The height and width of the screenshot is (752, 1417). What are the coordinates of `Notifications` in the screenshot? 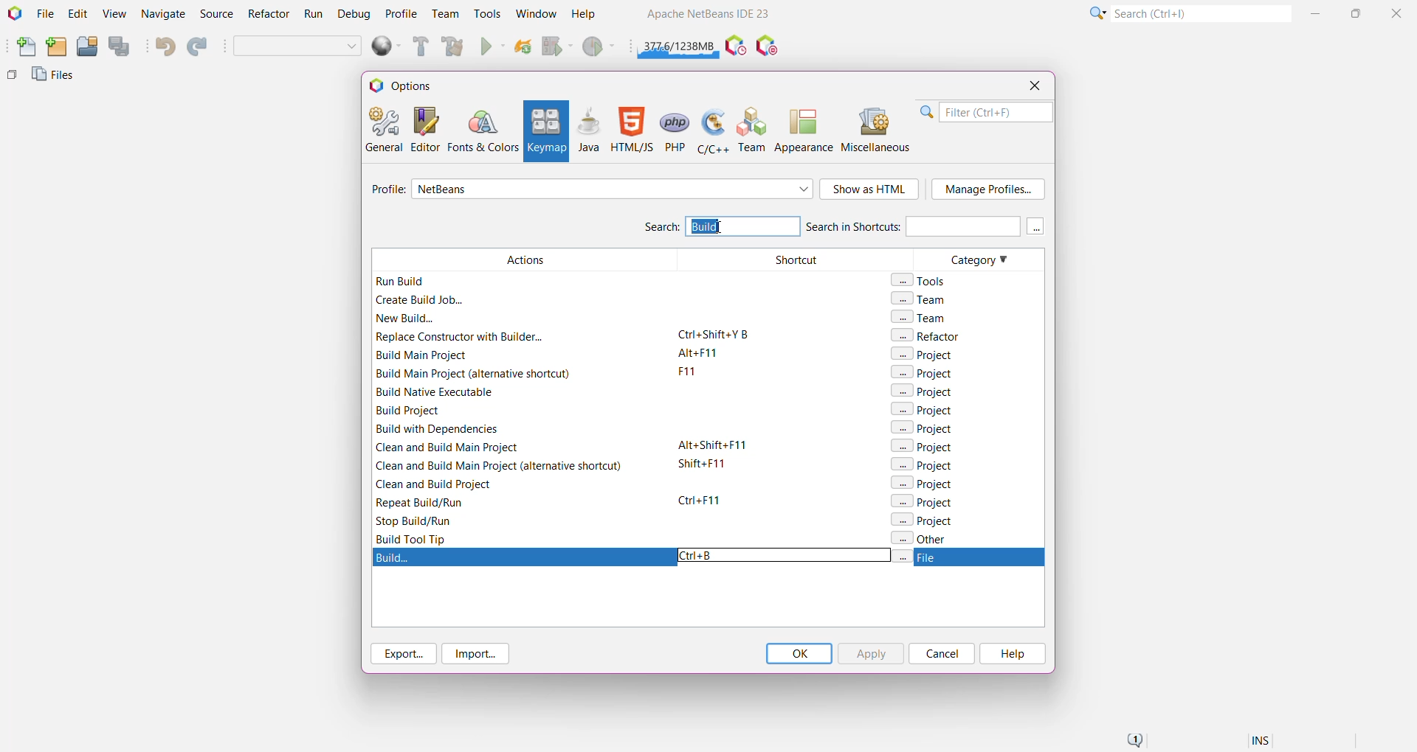 It's located at (1134, 741).